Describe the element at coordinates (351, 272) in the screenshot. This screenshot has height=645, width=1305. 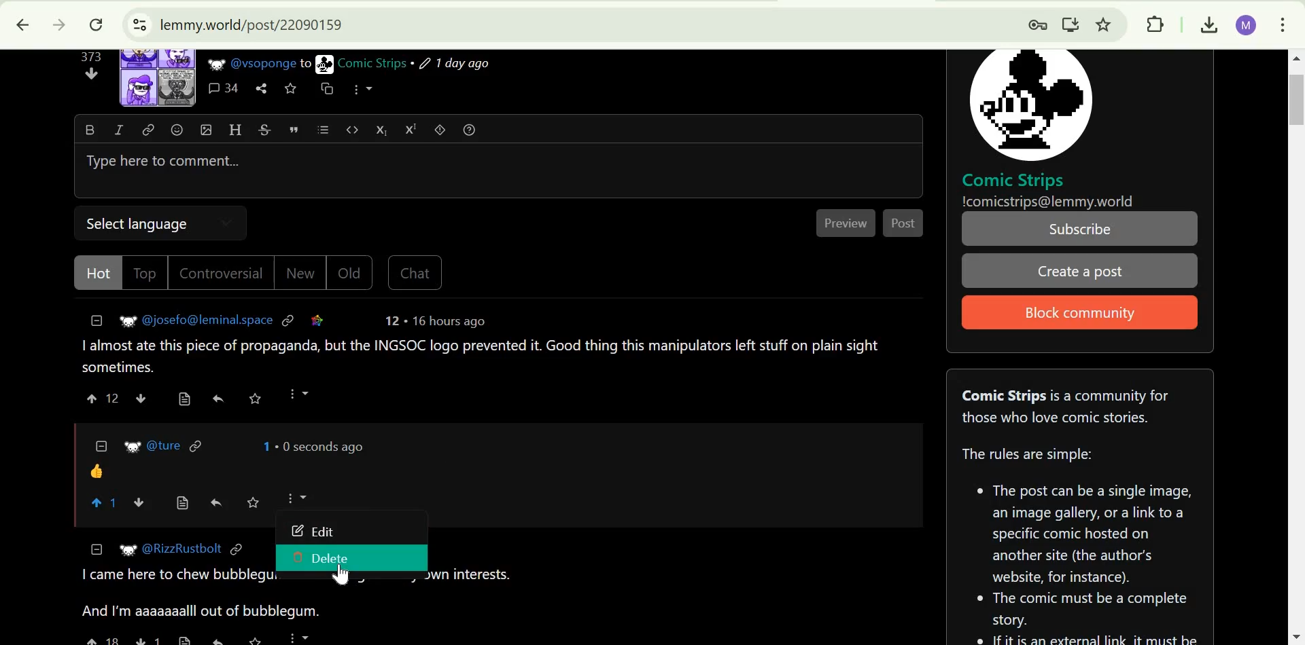
I see `Old` at that location.